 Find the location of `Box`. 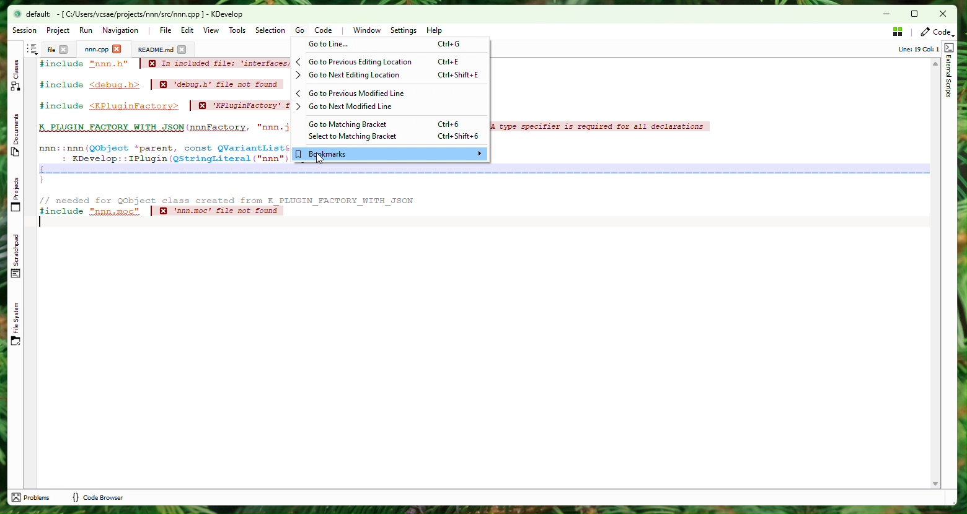

Box is located at coordinates (919, 14).